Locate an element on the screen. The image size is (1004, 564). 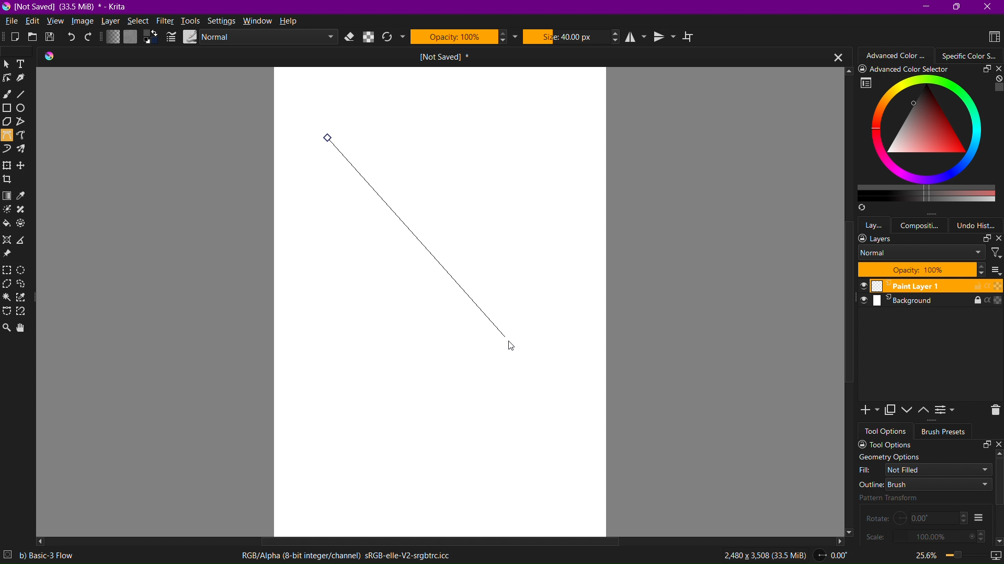
Scrollbar is located at coordinates (847, 317).